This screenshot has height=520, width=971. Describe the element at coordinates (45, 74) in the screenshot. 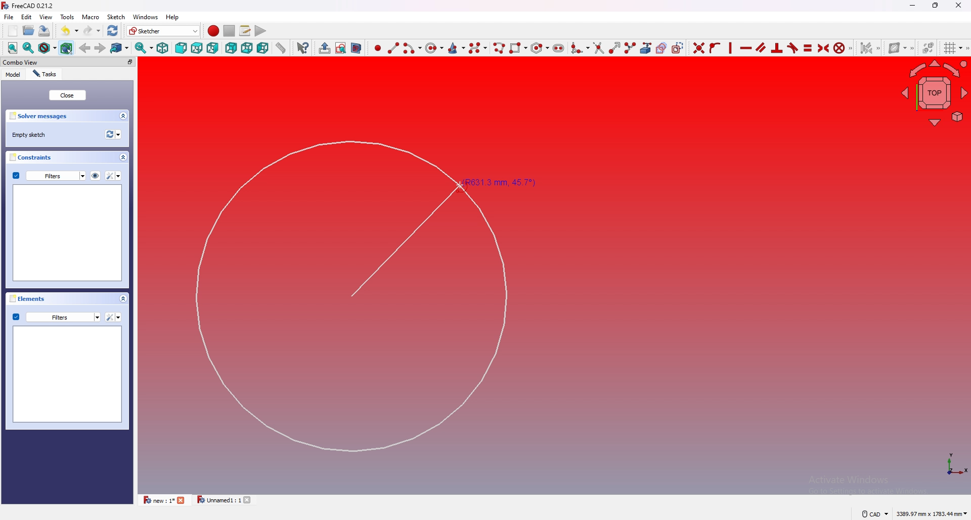

I see `tasks` at that location.